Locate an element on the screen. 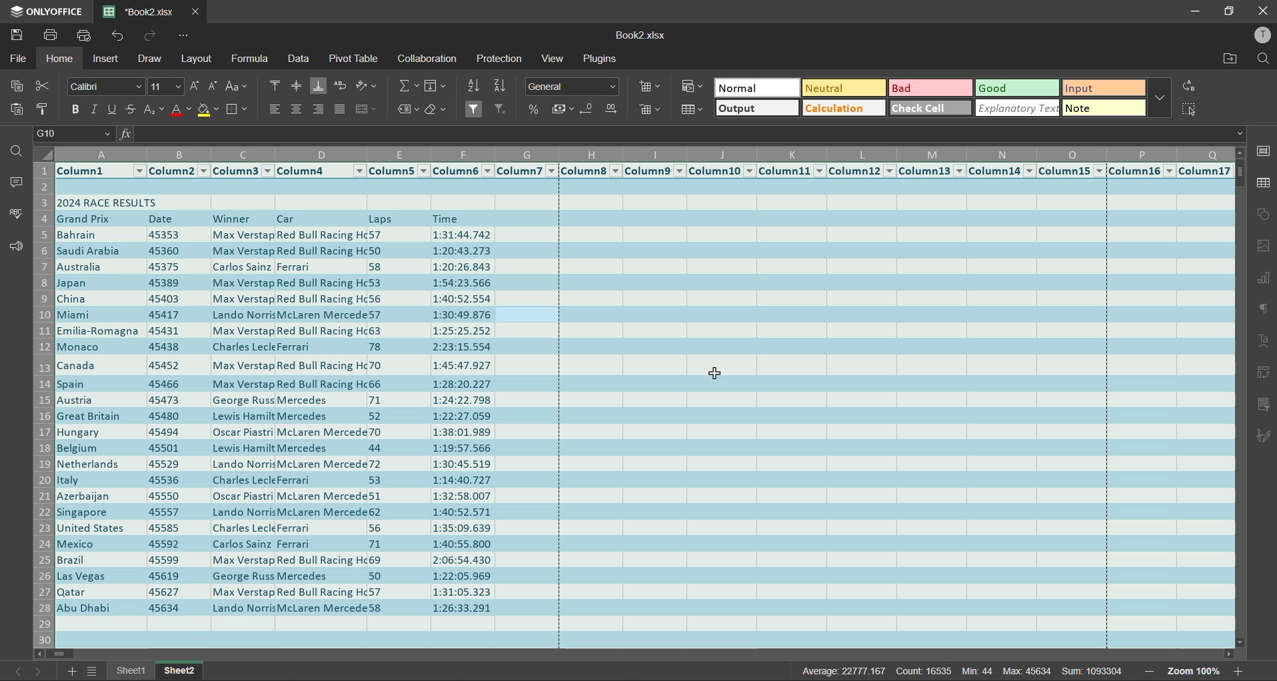  neutral is located at coordinates (842, 89).